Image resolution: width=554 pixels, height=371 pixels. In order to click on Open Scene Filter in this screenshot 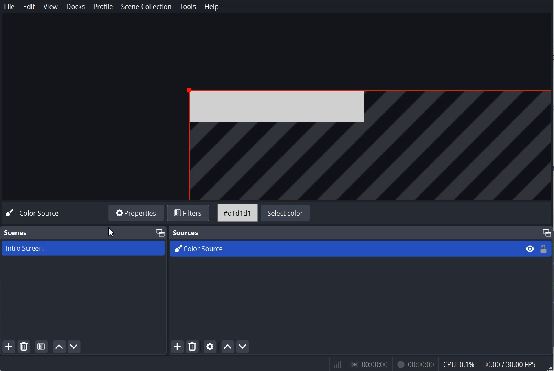, I will do `click(42, 347)`.